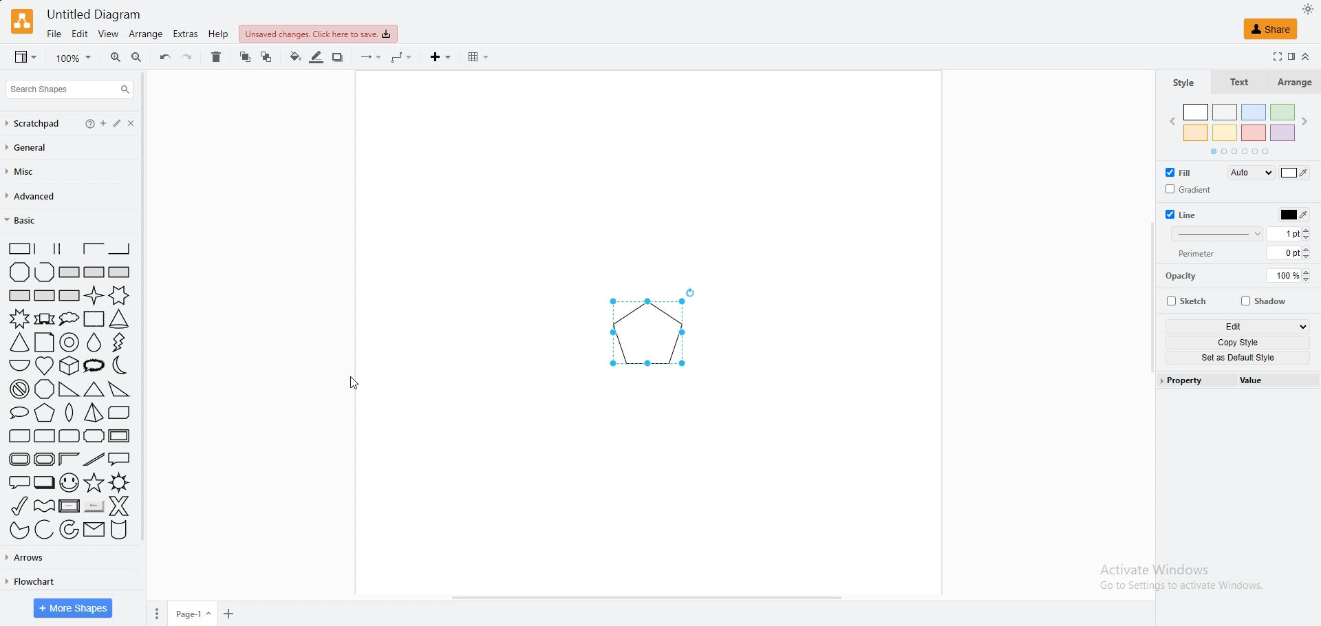 The width and height of the screenshot is (1321, 626). Describe the element at coordinates (16, 505) in the screenshot. I see `tick ` at that location.